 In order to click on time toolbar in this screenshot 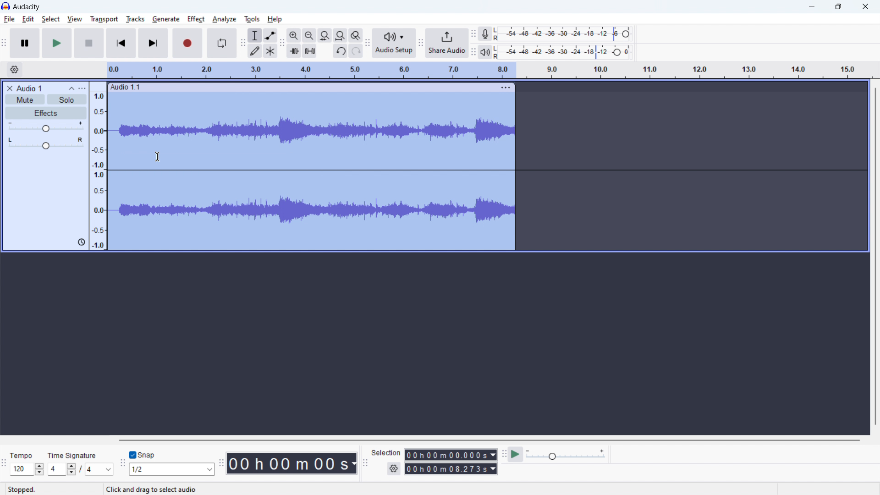, I will do `click(220, 463)`.